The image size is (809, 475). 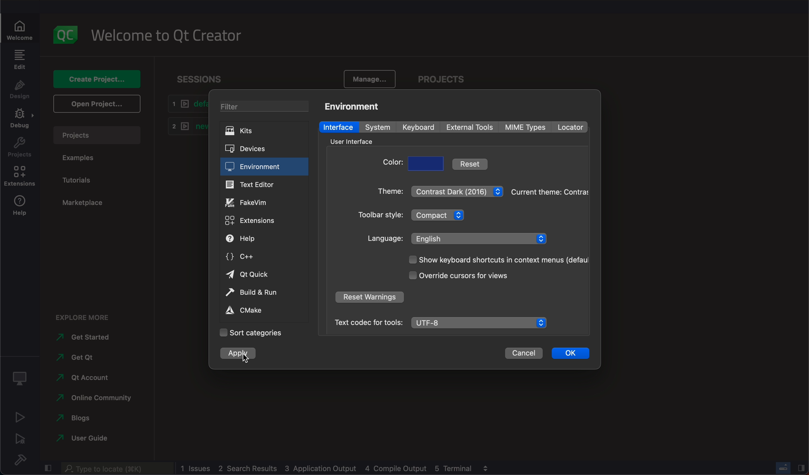 What do you see at coordinates (473, 128) in the screenshot?
I see `external tools` at bounding box center [473, 128].